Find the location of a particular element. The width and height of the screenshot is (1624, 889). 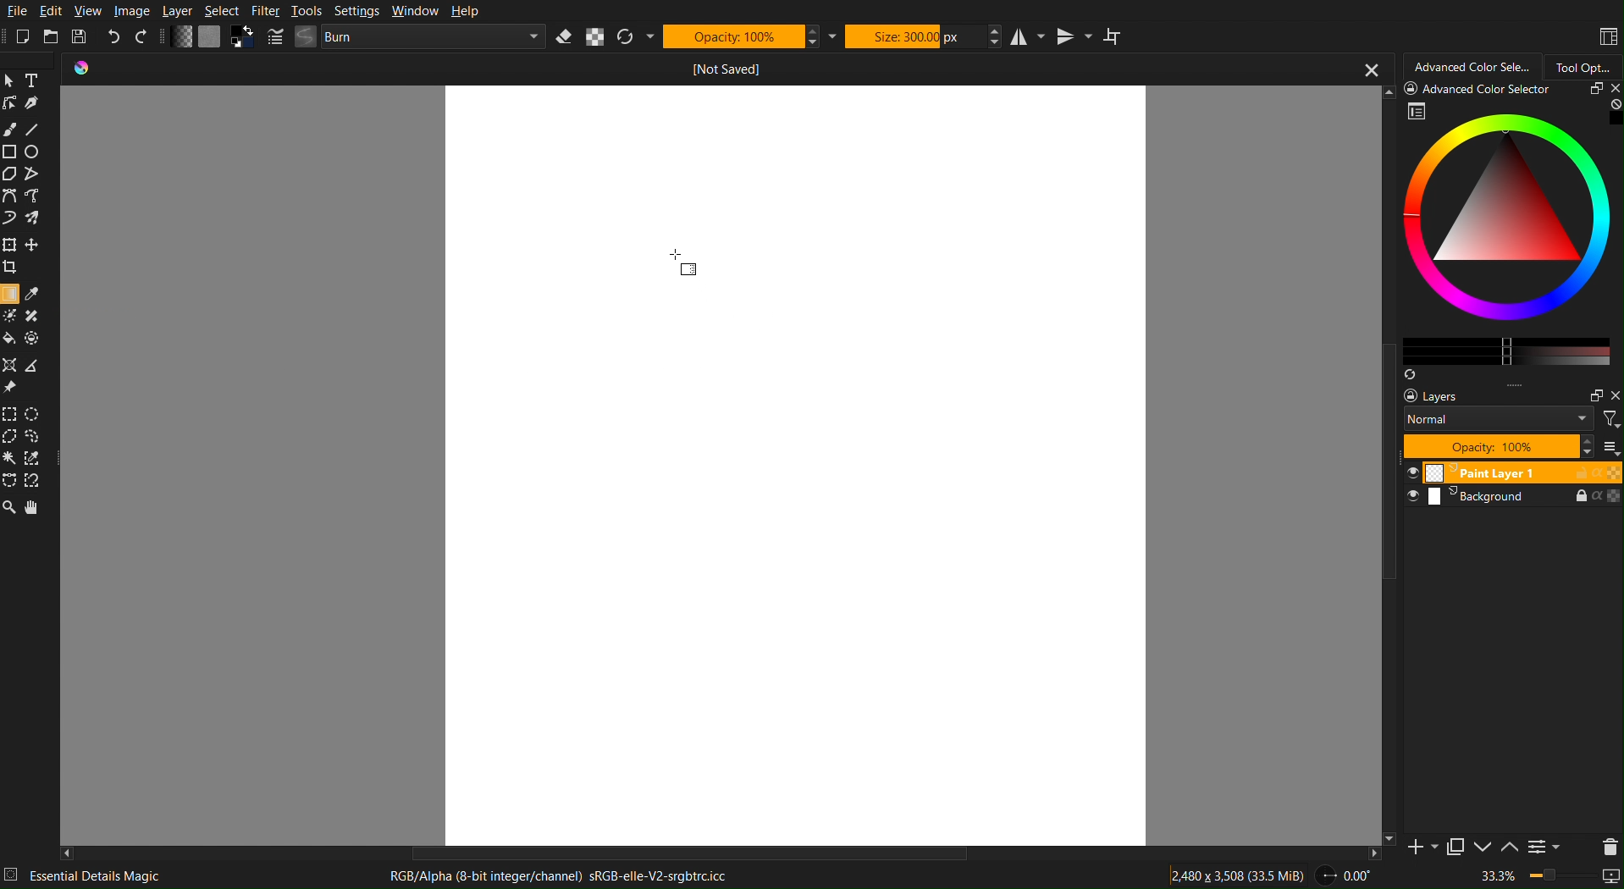

Ruler Tools is located at coordinates (25, 374).